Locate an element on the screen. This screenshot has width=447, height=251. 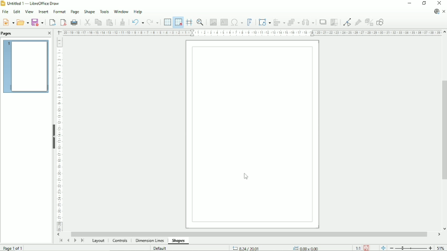
Scaling factor is located at coordinates (358, 248).